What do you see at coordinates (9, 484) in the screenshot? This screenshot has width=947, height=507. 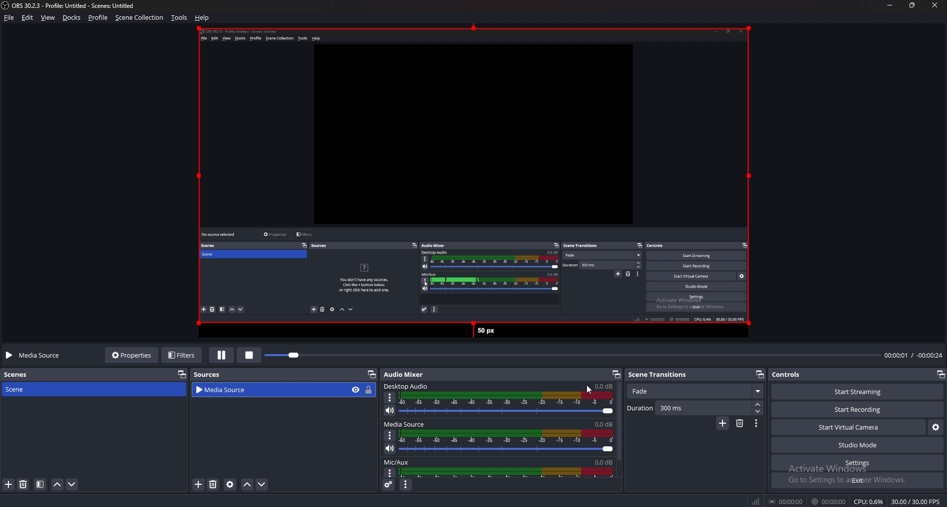 I see `add scene` at bounding box center [9, 484].